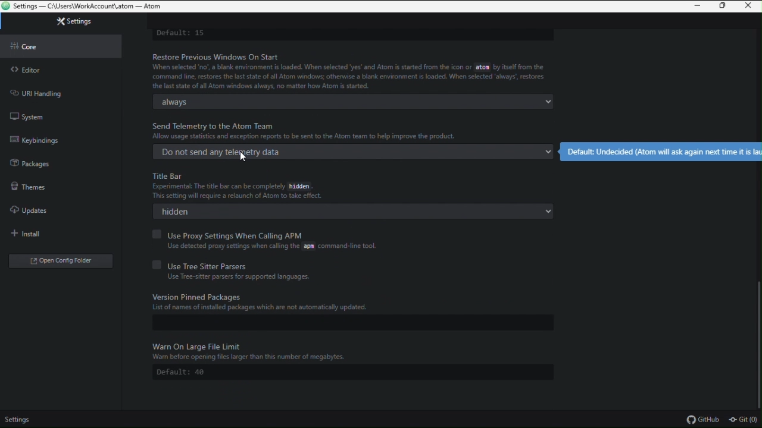 The width and height of the screenshot is (762, 428). What do you see at coordinates (183, 32) in the screenshot?
I see `default:15` at bounding box center [183, 32].